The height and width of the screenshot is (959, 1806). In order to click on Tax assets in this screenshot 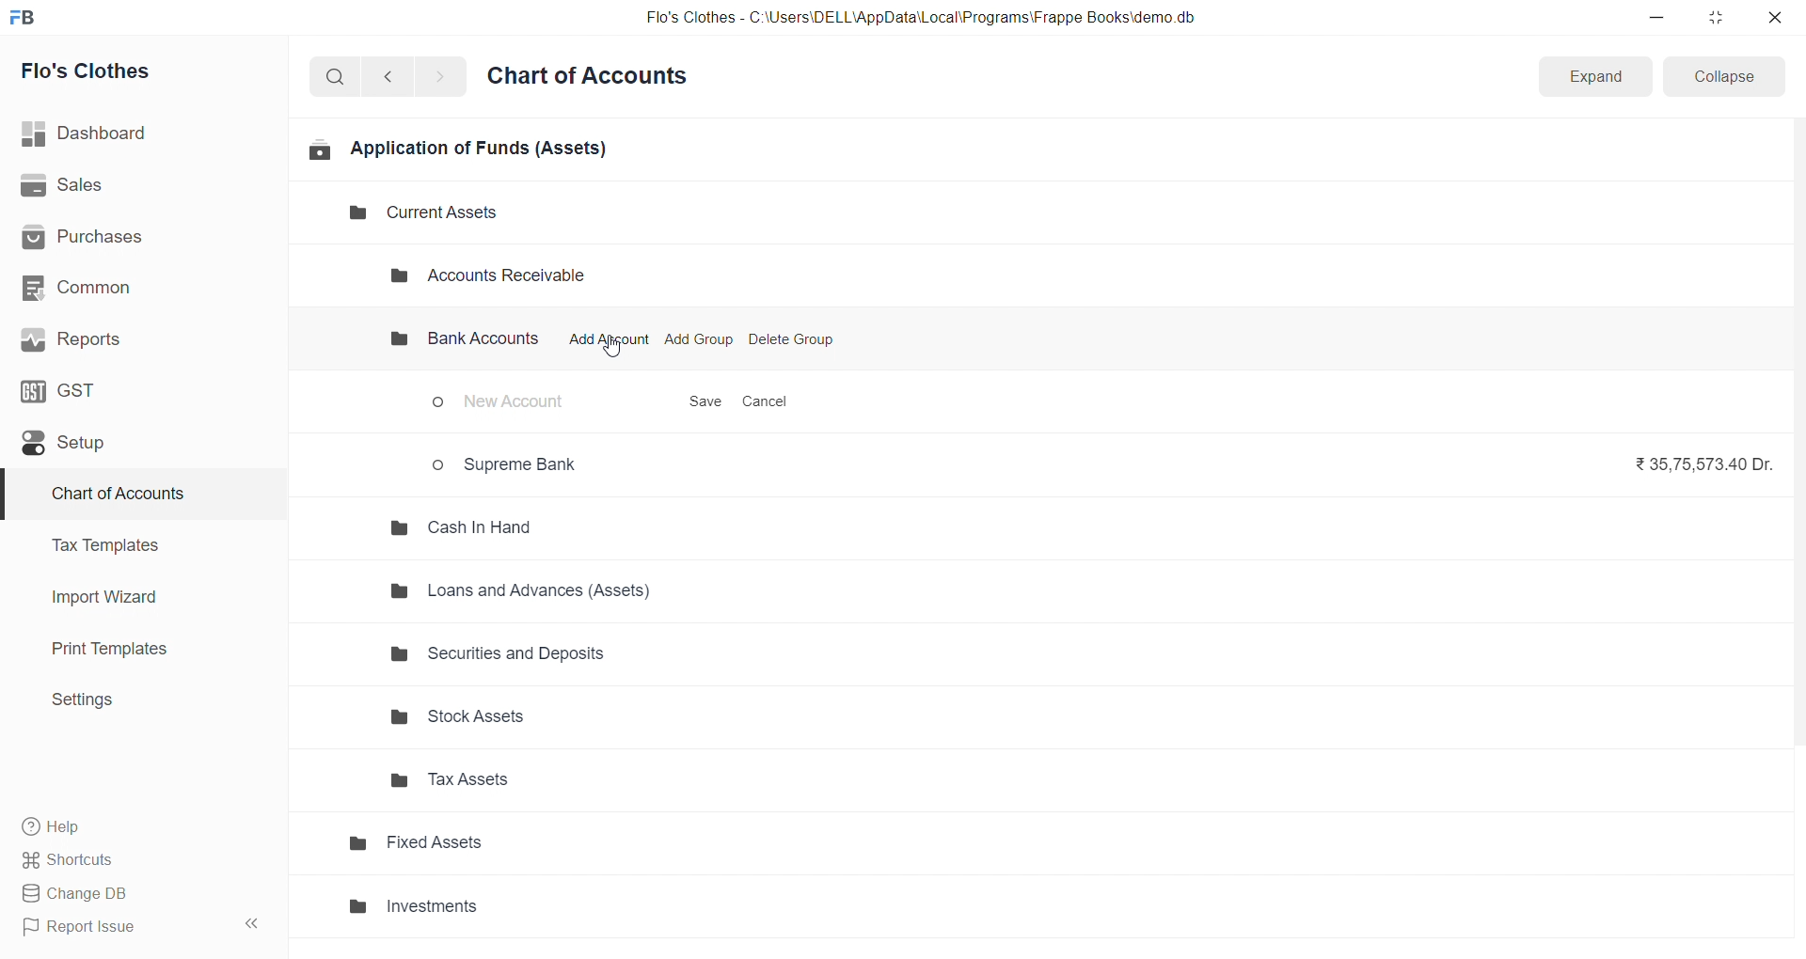, I will do `click(538, 786)`.